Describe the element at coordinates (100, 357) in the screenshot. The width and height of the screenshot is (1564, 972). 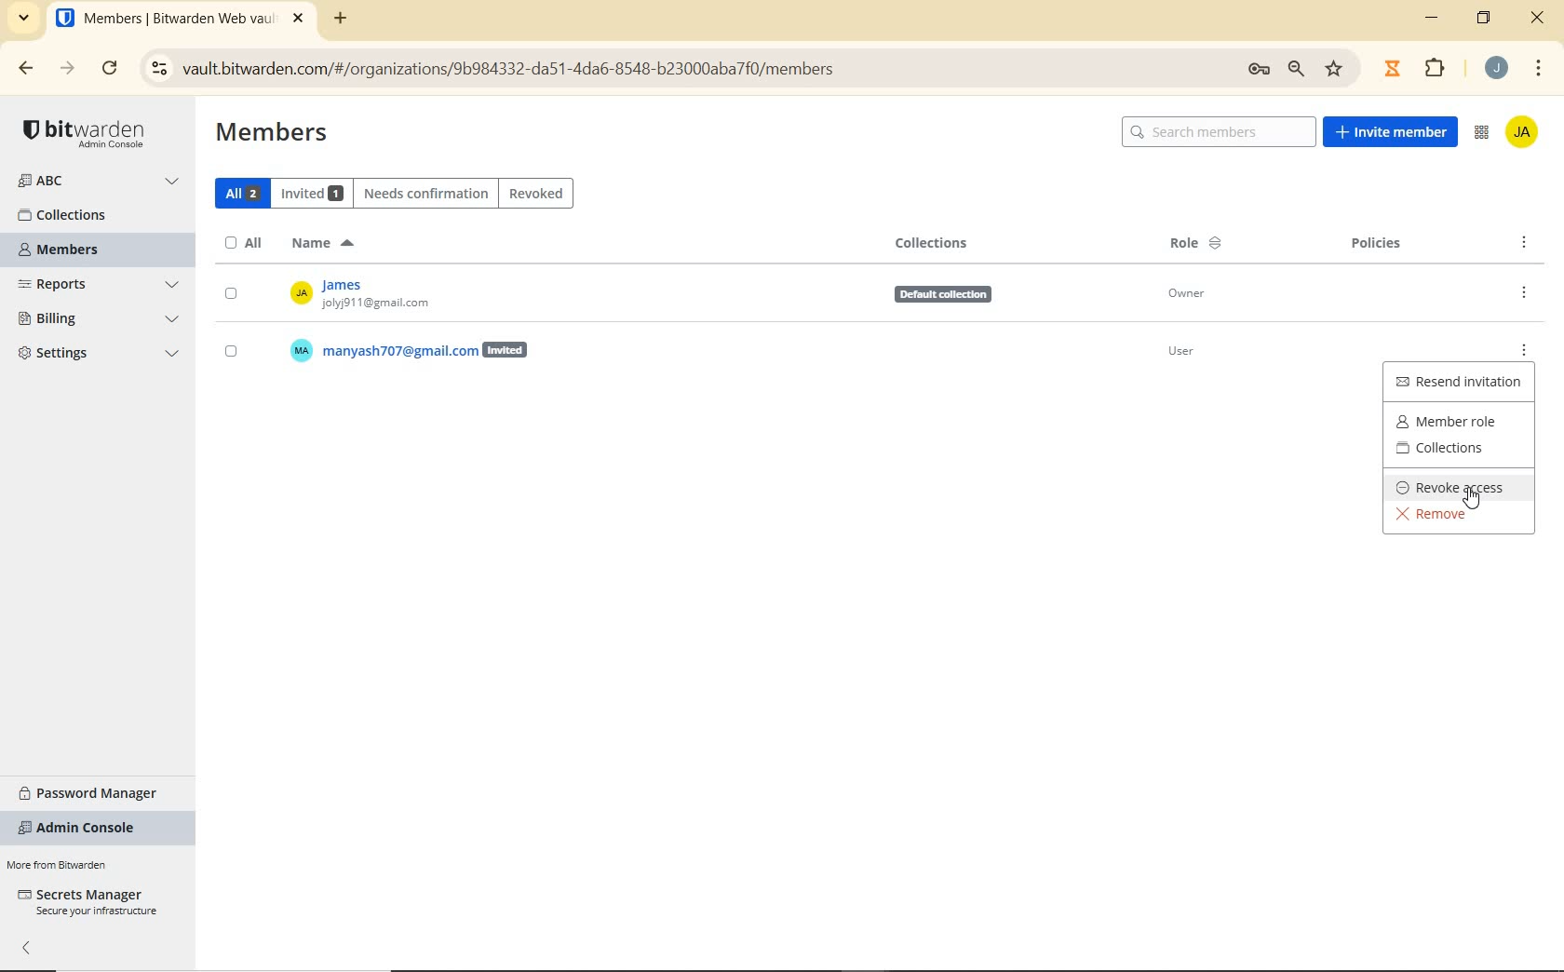
I see `SETTINGS` at that location.